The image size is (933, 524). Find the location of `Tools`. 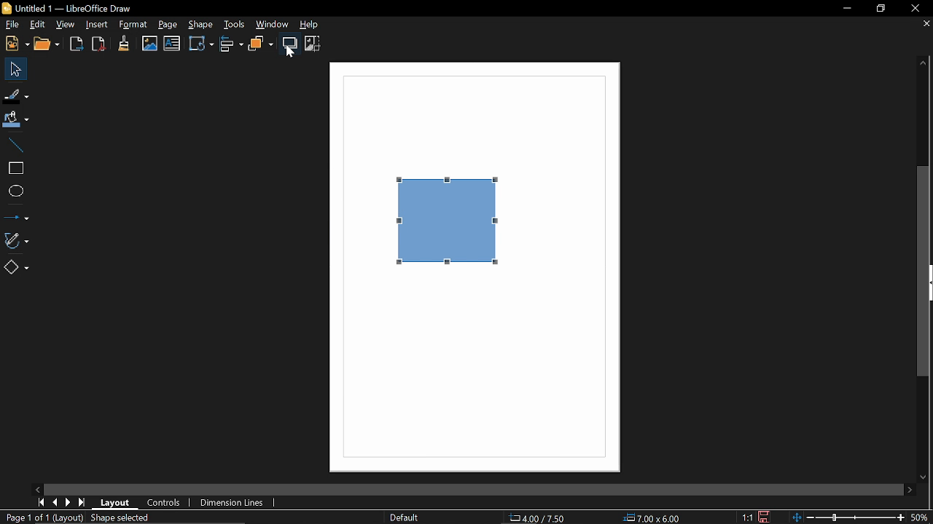

Tools is located at coordinates (235, 24).